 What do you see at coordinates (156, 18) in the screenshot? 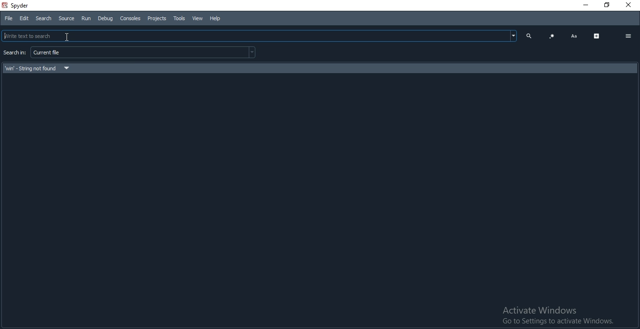
I see `Projects` at bounding box center [156, 18].